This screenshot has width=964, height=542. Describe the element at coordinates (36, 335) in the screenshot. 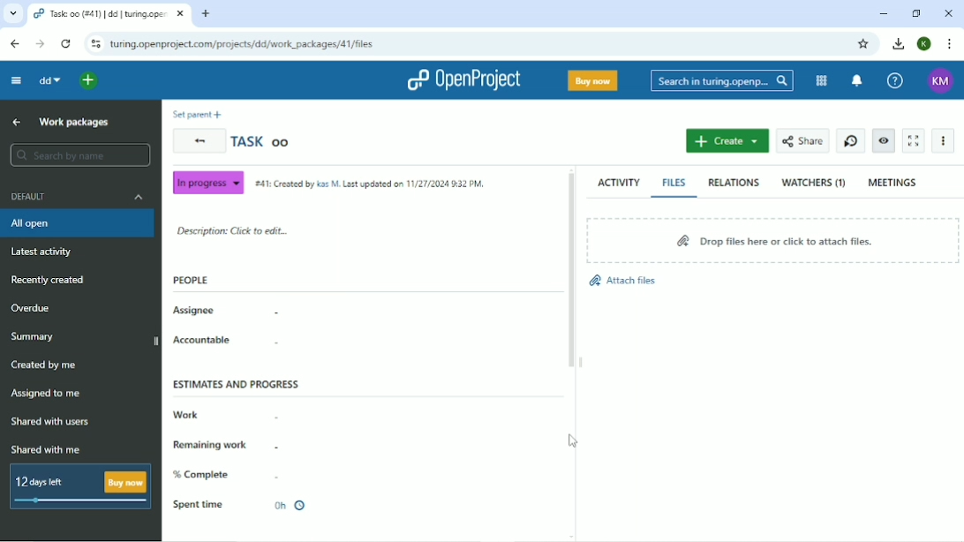

I see `Summary` at that location.